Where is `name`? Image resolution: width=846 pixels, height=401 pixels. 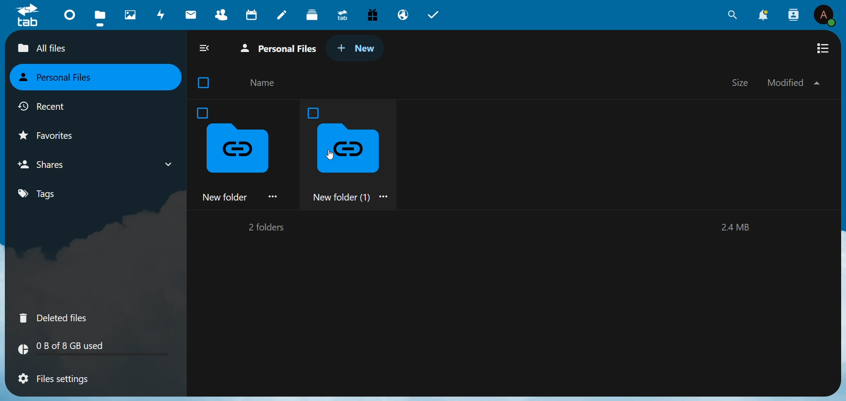
name is located at coordinates (264, 83).